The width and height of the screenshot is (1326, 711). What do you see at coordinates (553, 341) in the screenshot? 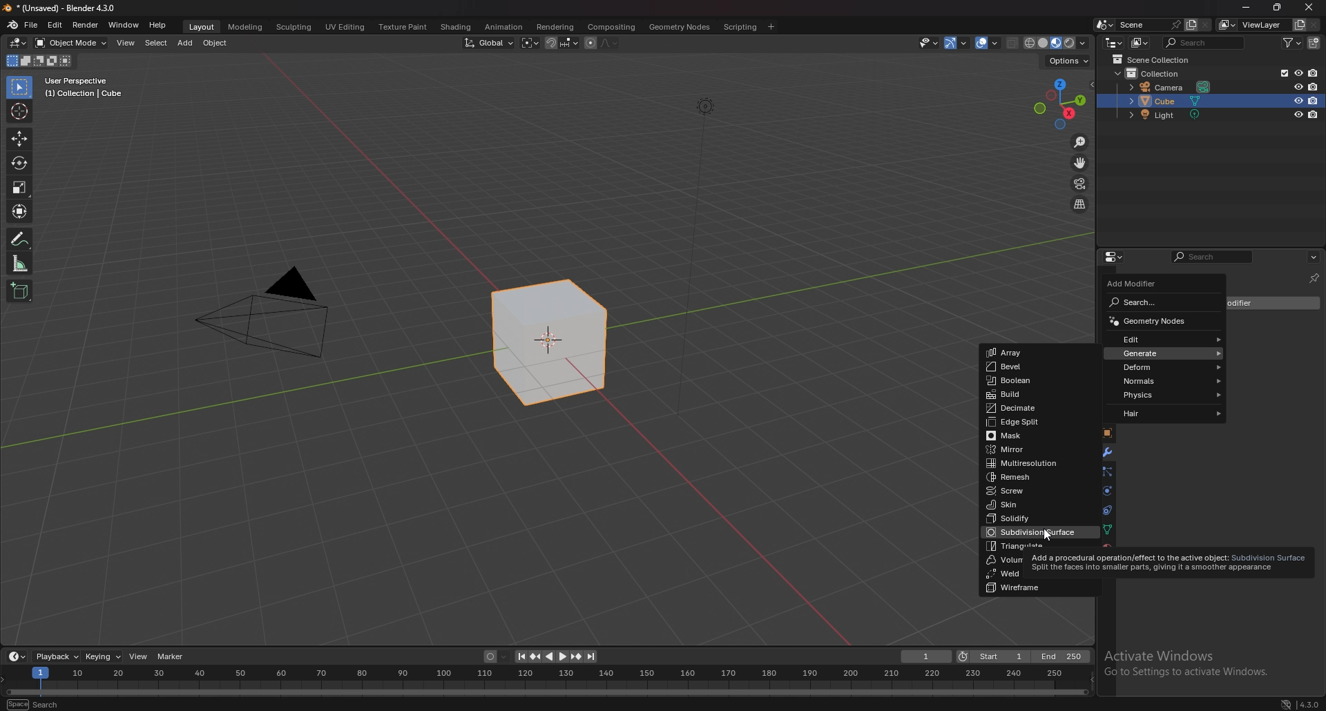
I see `selected cube` at bounding box center [553, 341].